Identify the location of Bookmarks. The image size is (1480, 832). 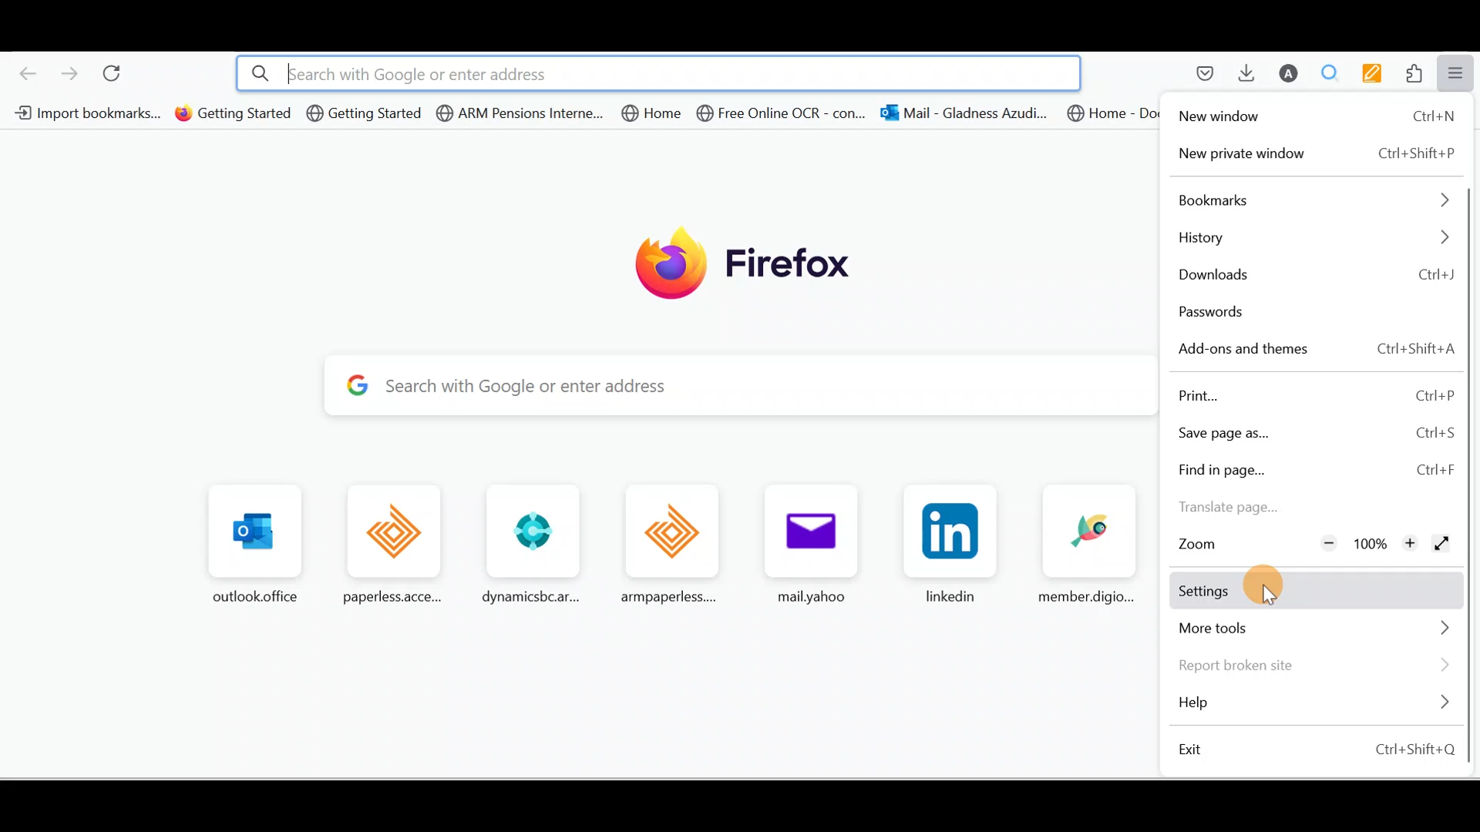
(1310, 202).